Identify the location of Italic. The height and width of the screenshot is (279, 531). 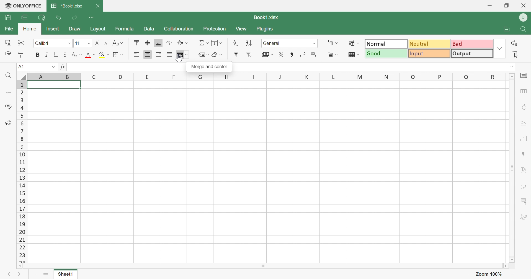
(47, 55).